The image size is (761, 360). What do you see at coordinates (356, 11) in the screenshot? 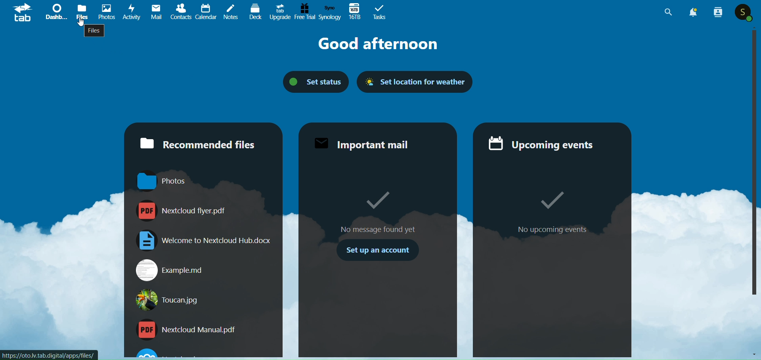
I see `16tb` at bounding box center [356, 11].